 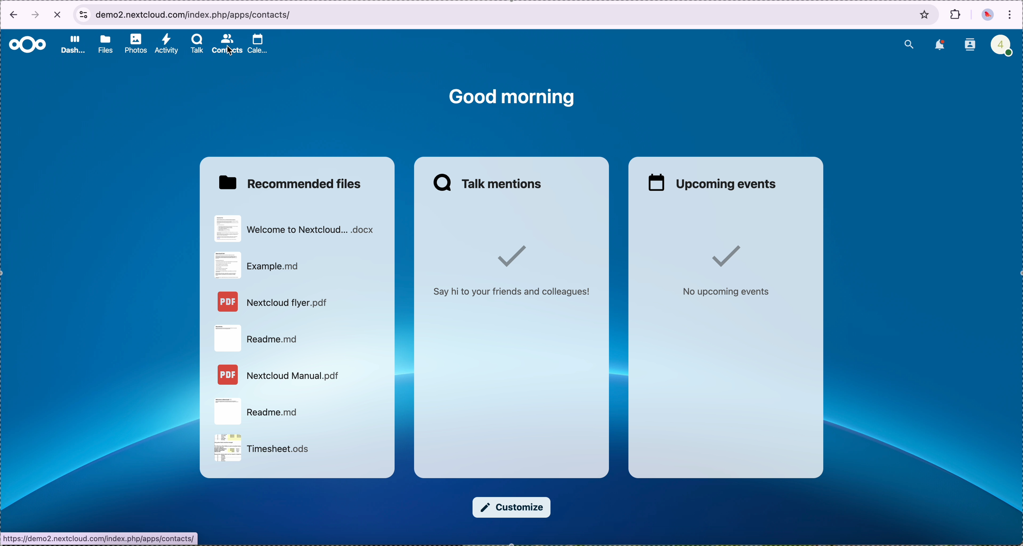 What do you see at coordinates (276, 302) in the screenshot?
I see `file` at bounding box center [276, 302].